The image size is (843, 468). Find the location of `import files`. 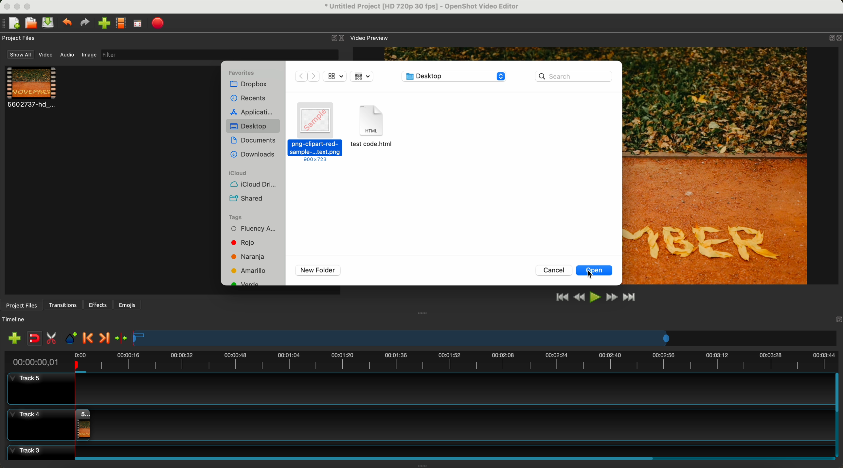

import files is located at coordinates (12, 338).